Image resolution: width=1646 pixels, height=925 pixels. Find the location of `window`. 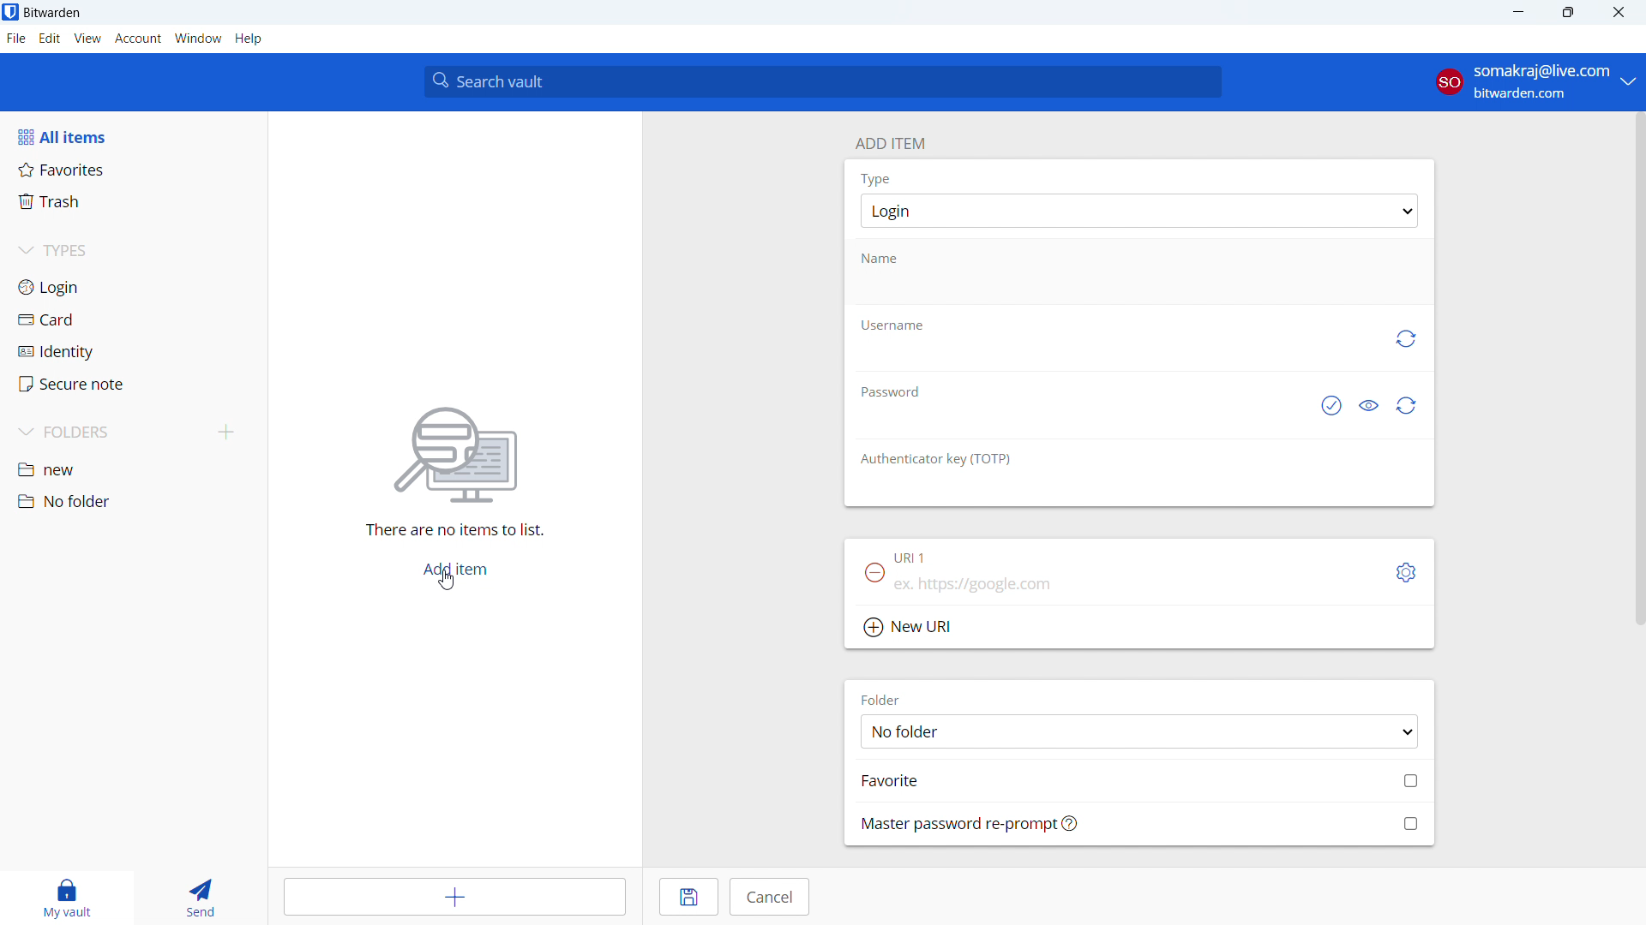

window is located at coordinates (198, 39).